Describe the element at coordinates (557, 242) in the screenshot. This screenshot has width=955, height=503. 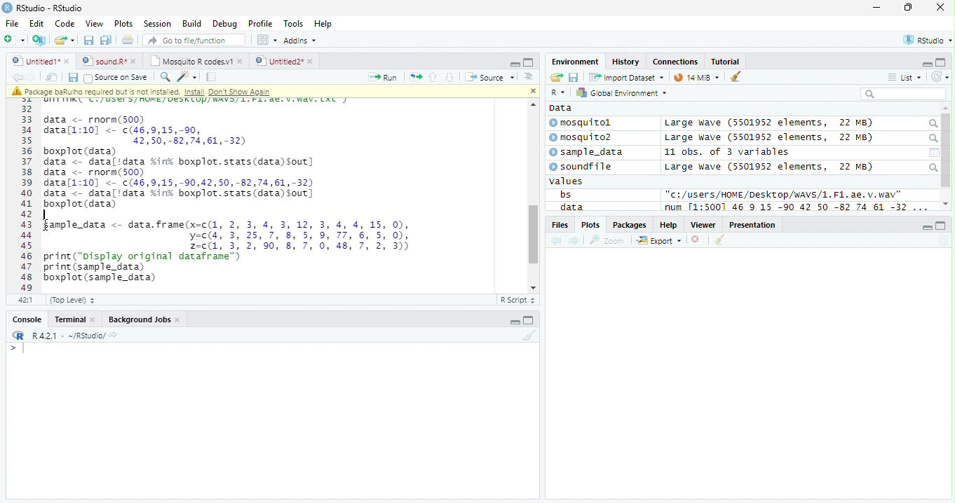
I see `Go backward` at that location.